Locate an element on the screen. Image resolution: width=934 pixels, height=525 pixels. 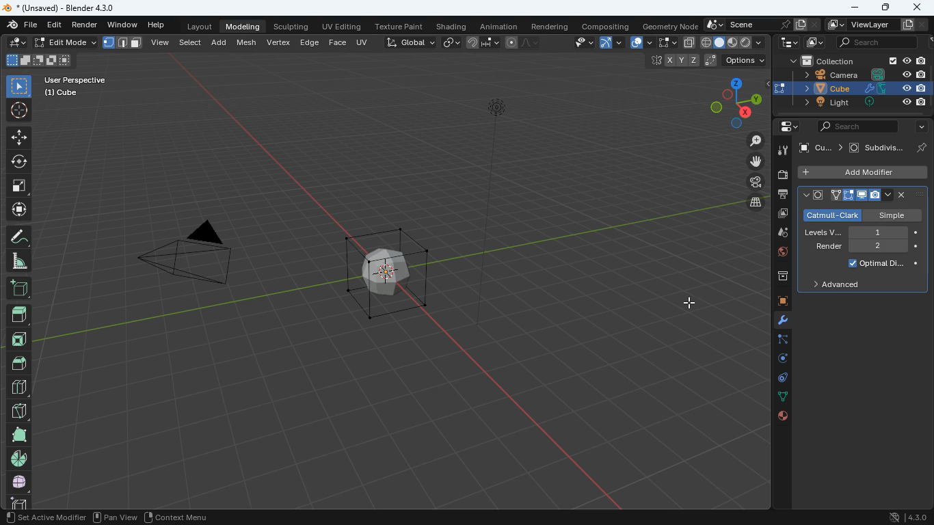
arc is located at coordinates (610, 42).